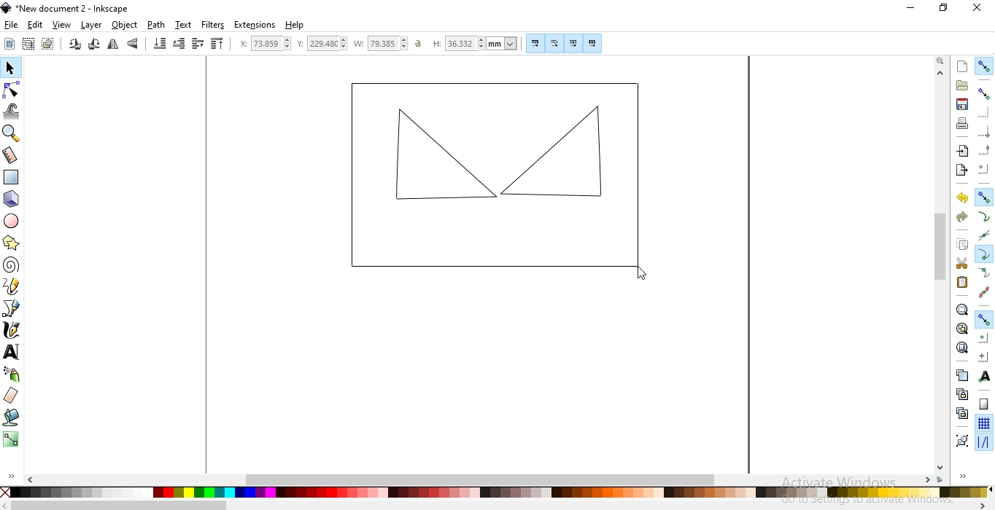  Describe the element at coordinates (554, 44) in the screenshot. I see `when scaling rectangles, scale the radii of rounded corners` at that location.